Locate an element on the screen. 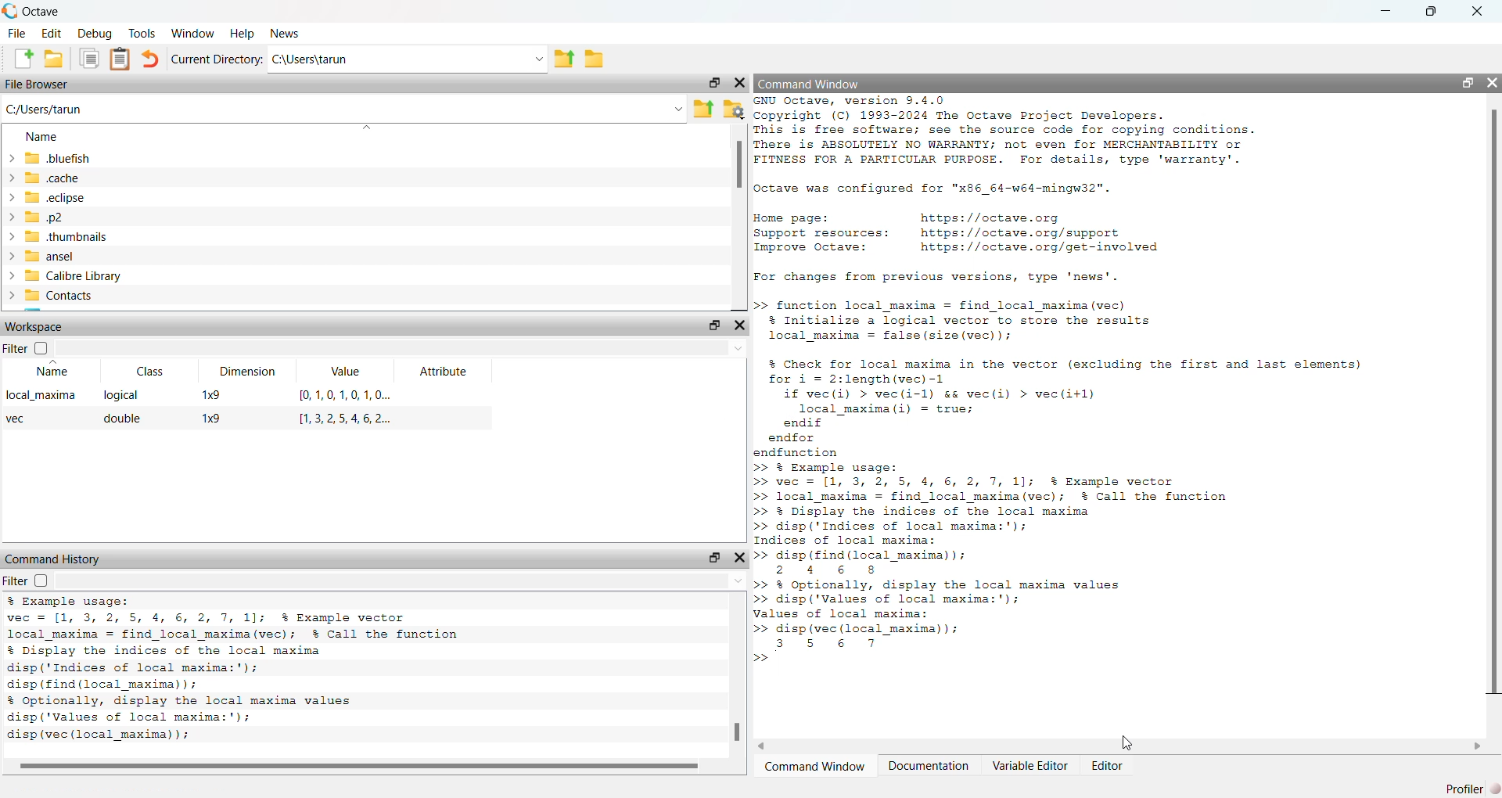  Enter directory name is located at coordinates (539, 57).